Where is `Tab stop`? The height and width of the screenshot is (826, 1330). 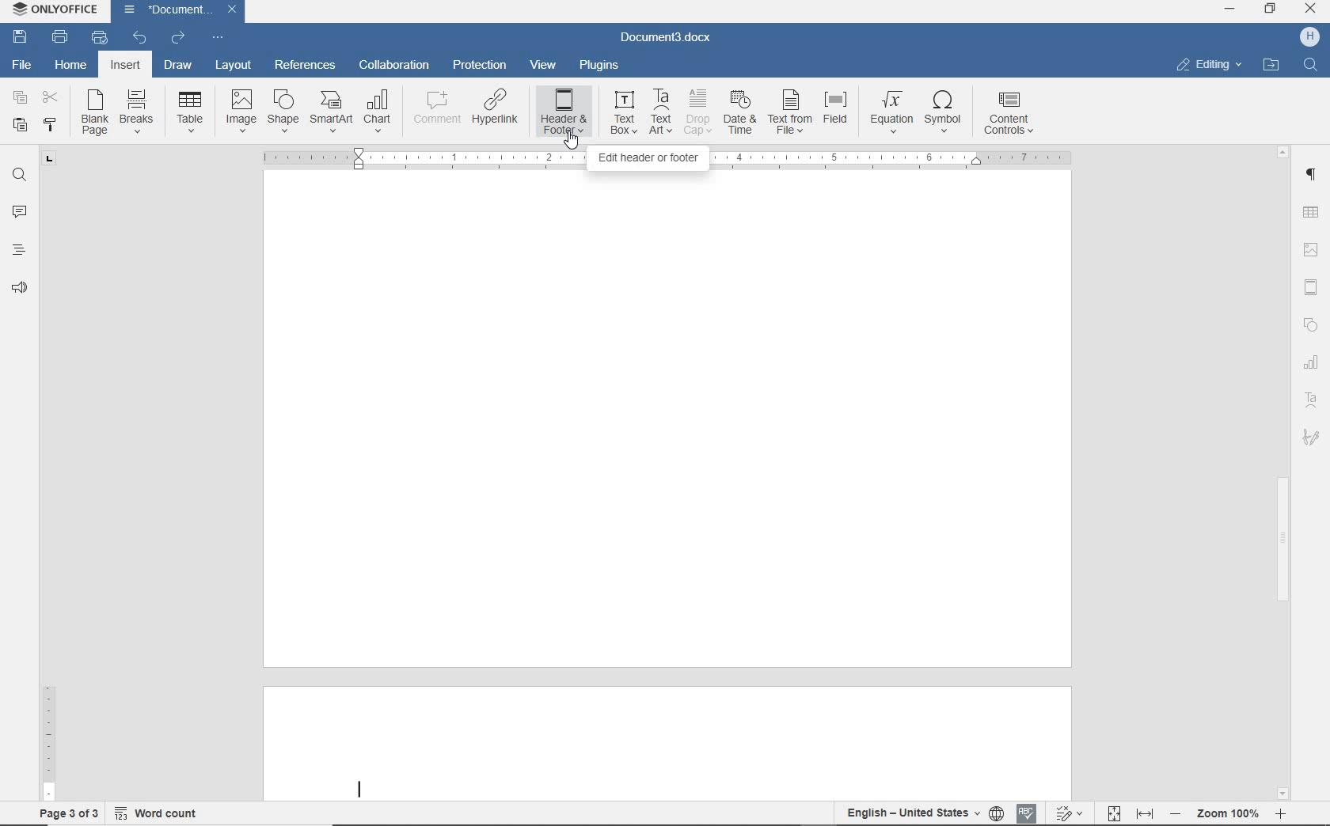
Tab stop is located at coordinates (51, 164).